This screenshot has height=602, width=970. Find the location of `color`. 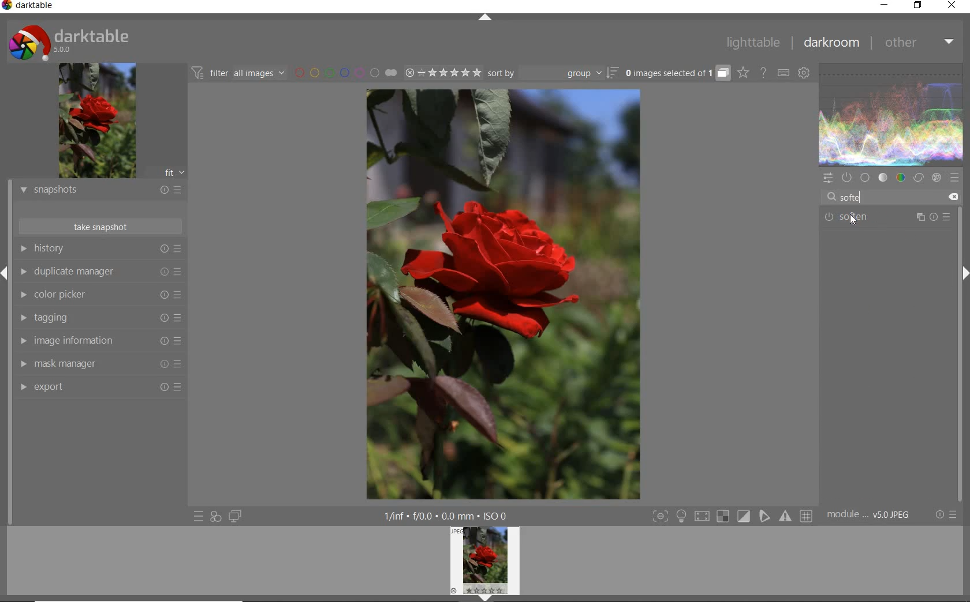

color is located at coordinates (901, 178).